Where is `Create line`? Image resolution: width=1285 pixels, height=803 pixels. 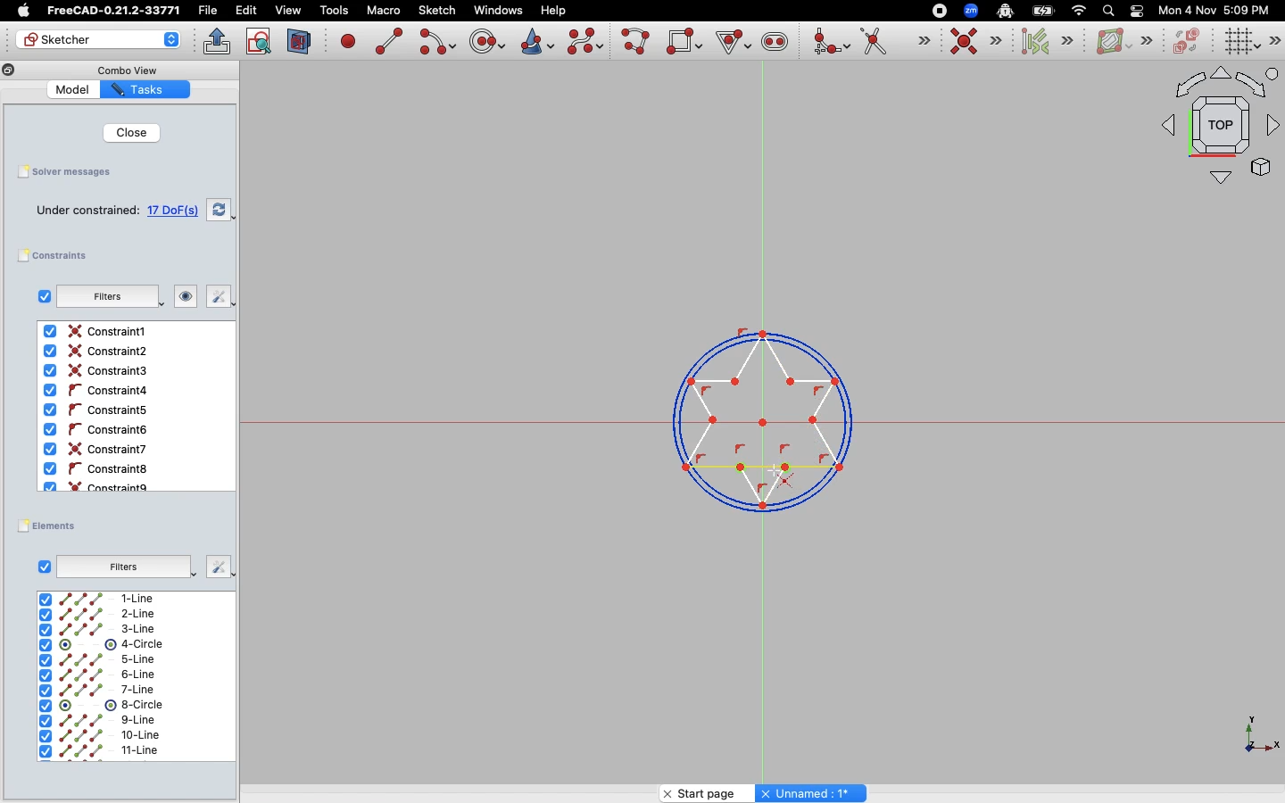
Create line is located at coordinates (389, 41).